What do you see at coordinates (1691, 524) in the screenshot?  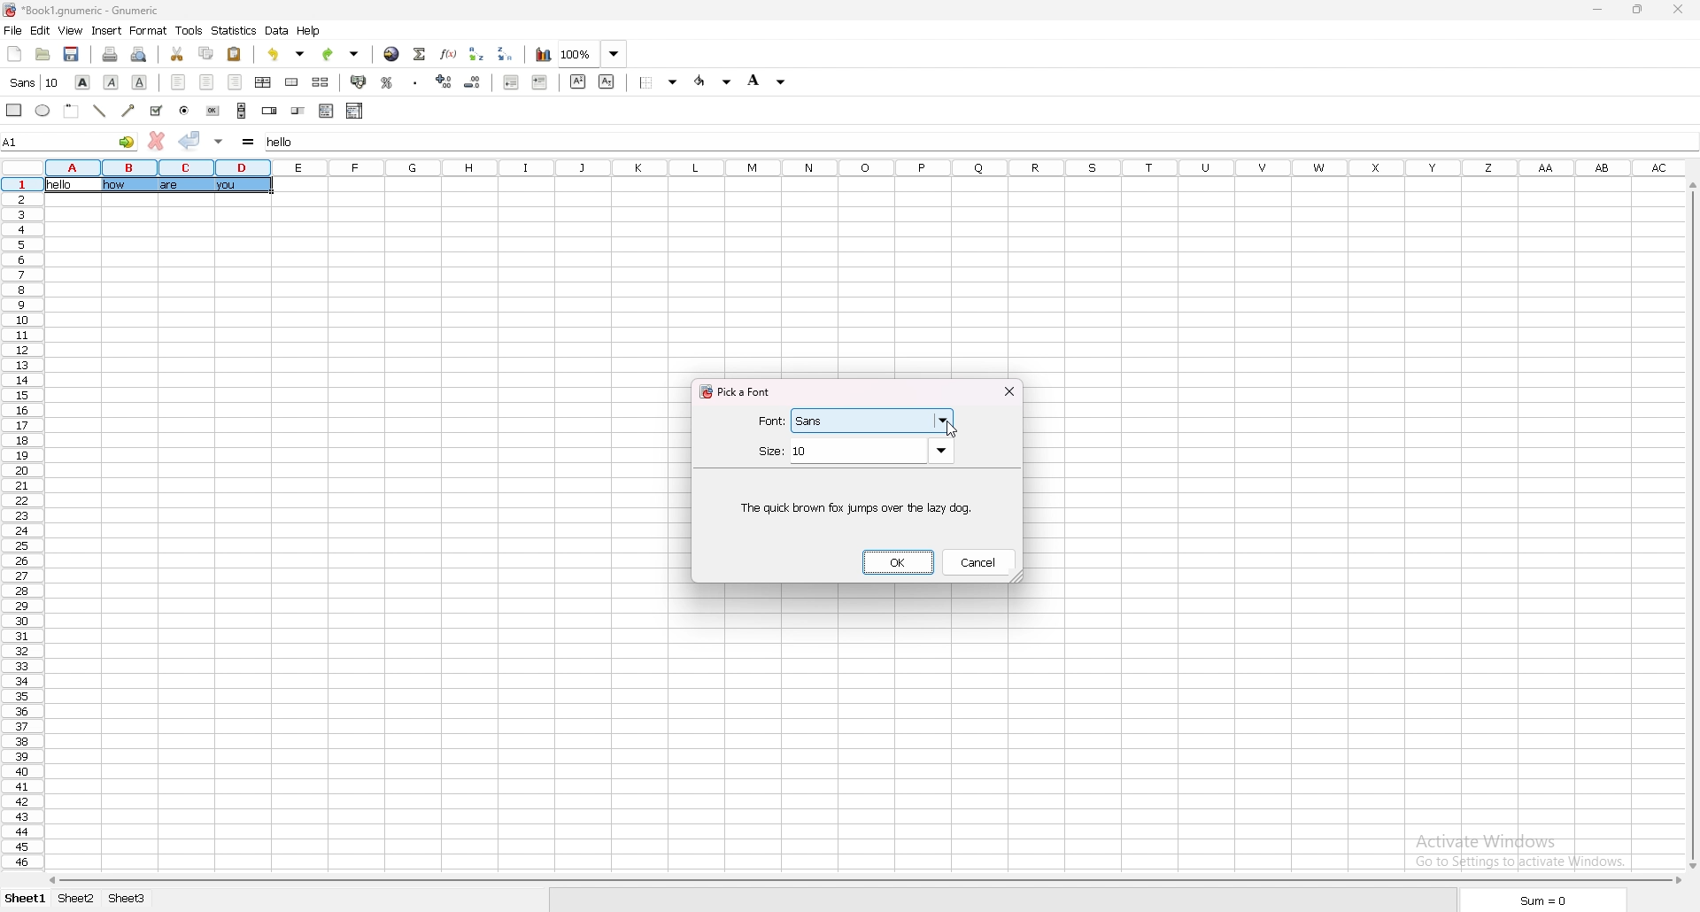 I see `scroll bar` at bounding box center [1691, 524].